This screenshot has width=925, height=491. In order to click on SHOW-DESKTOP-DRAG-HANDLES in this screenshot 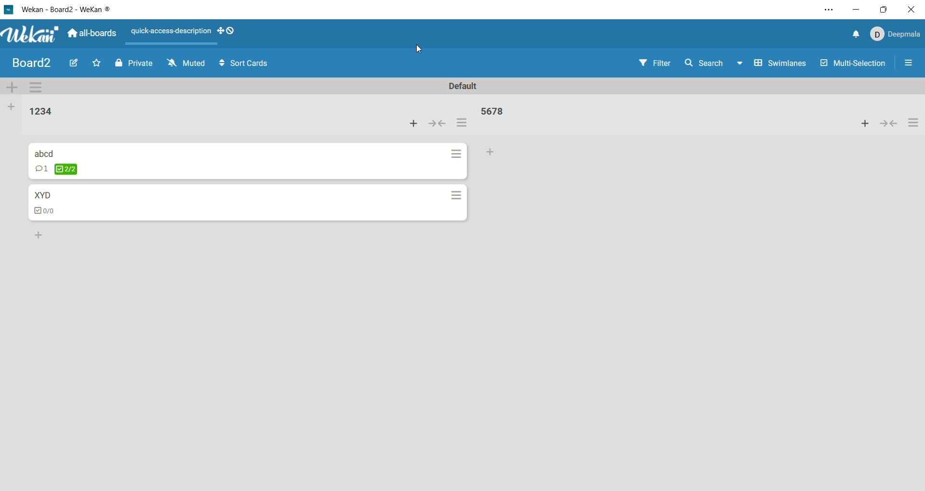, I will do `click(226, 31)`.